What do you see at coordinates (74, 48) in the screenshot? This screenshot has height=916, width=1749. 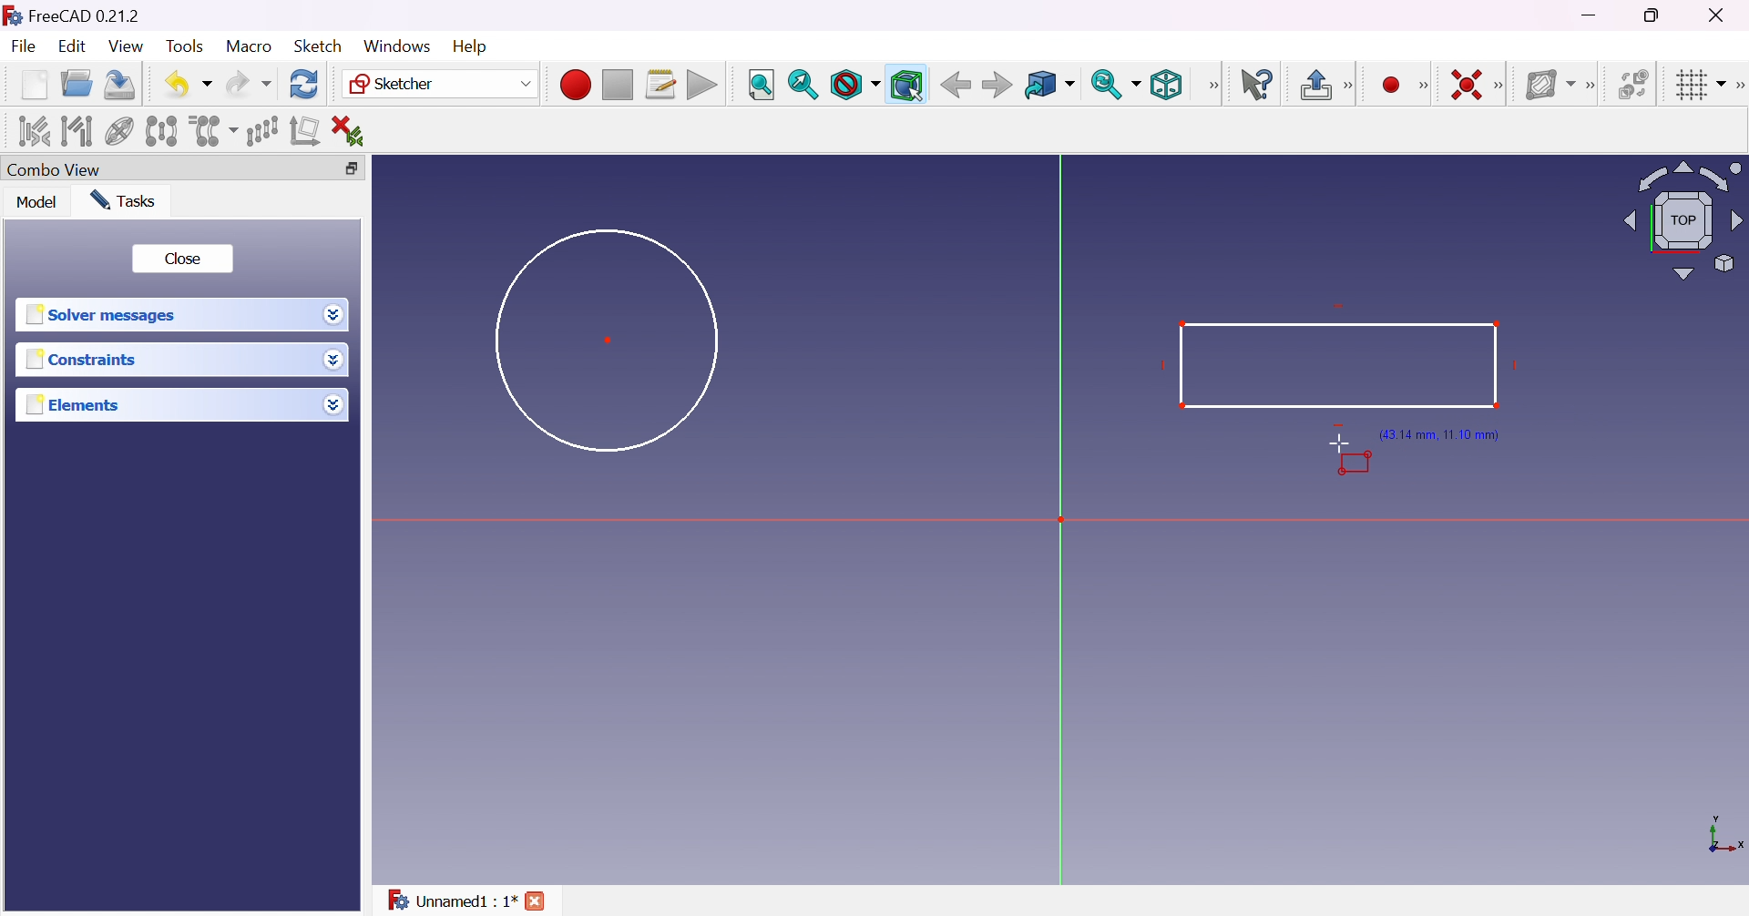 I see `Edit` at bounding box center [74, 48].